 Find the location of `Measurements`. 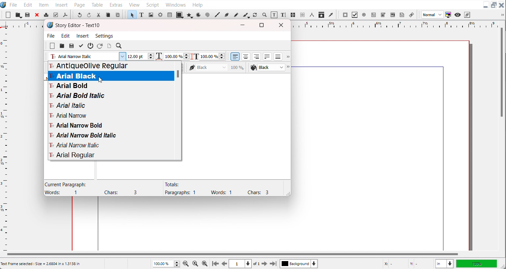

Measurements is located at coordinates (312, 15).